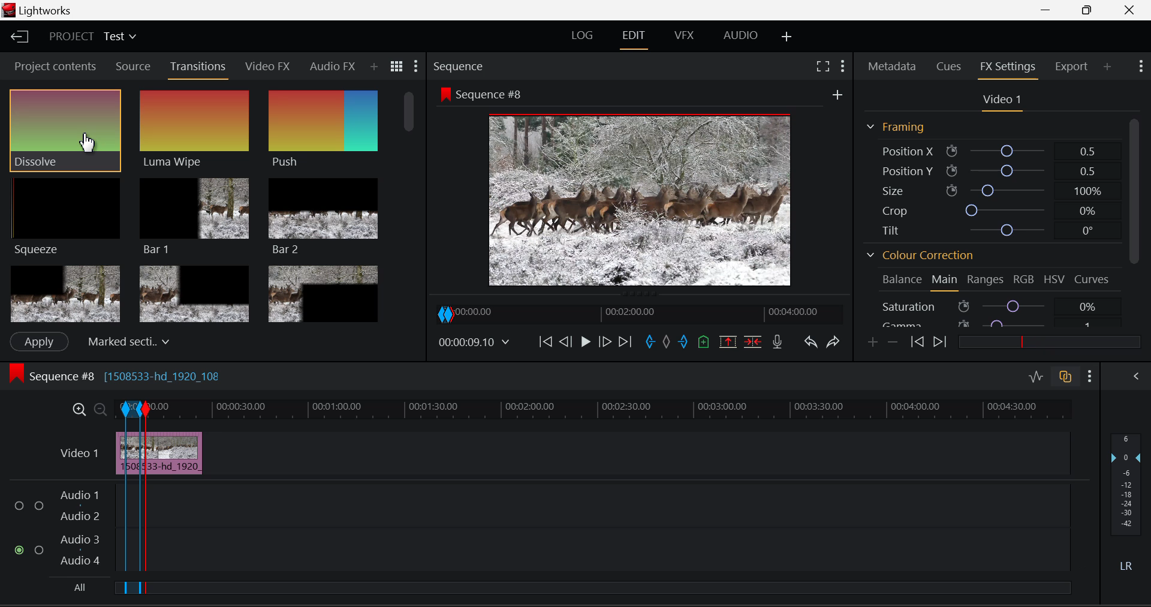  What do you see at coordinates (80, 540) in the screenshot?
I see `Audio 3` at bounding box center [80, 540].